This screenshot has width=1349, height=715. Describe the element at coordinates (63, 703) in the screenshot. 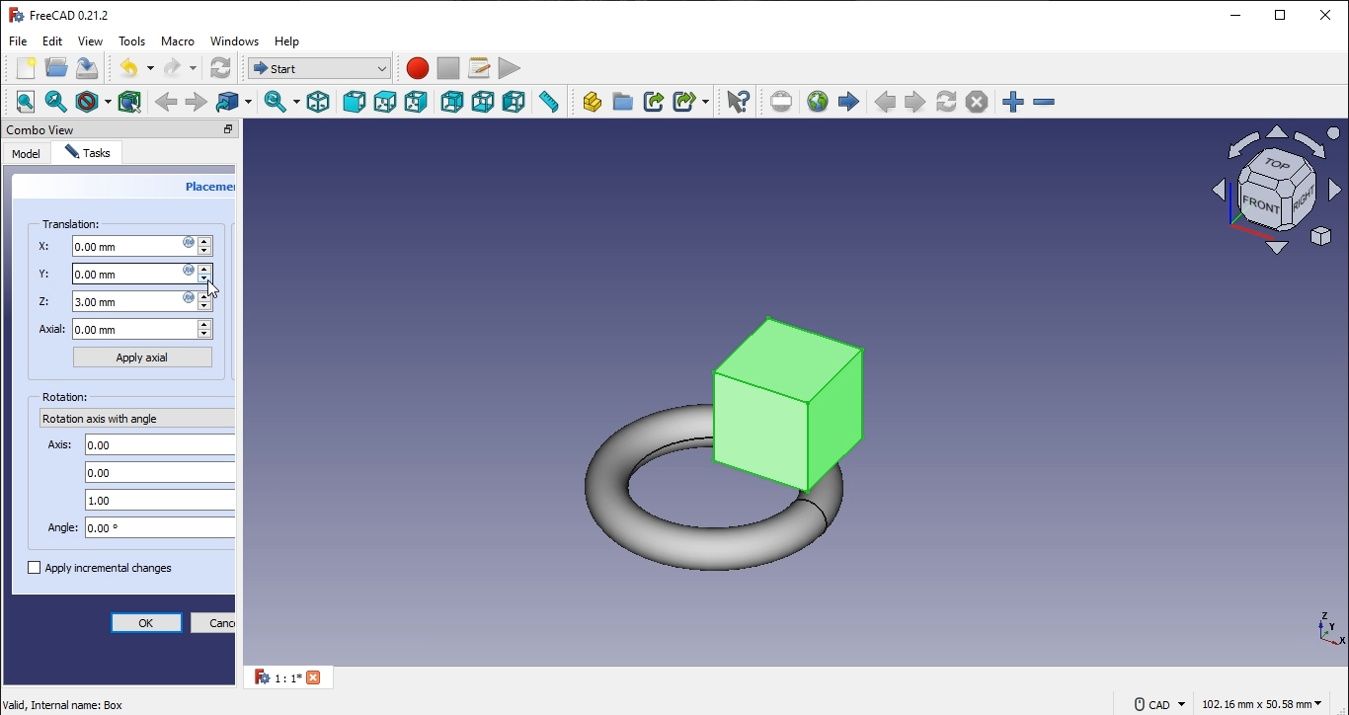

I see `valid Internal name: Box` at that location.